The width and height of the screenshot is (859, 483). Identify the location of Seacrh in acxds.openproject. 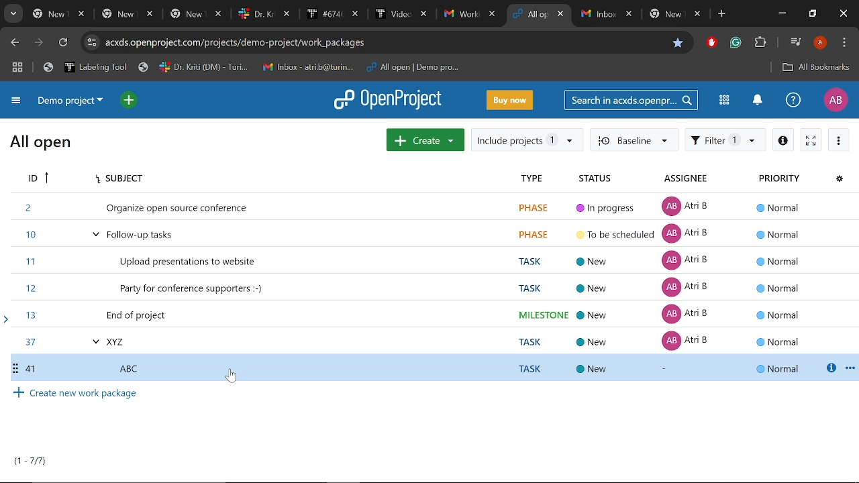
(632, 101).